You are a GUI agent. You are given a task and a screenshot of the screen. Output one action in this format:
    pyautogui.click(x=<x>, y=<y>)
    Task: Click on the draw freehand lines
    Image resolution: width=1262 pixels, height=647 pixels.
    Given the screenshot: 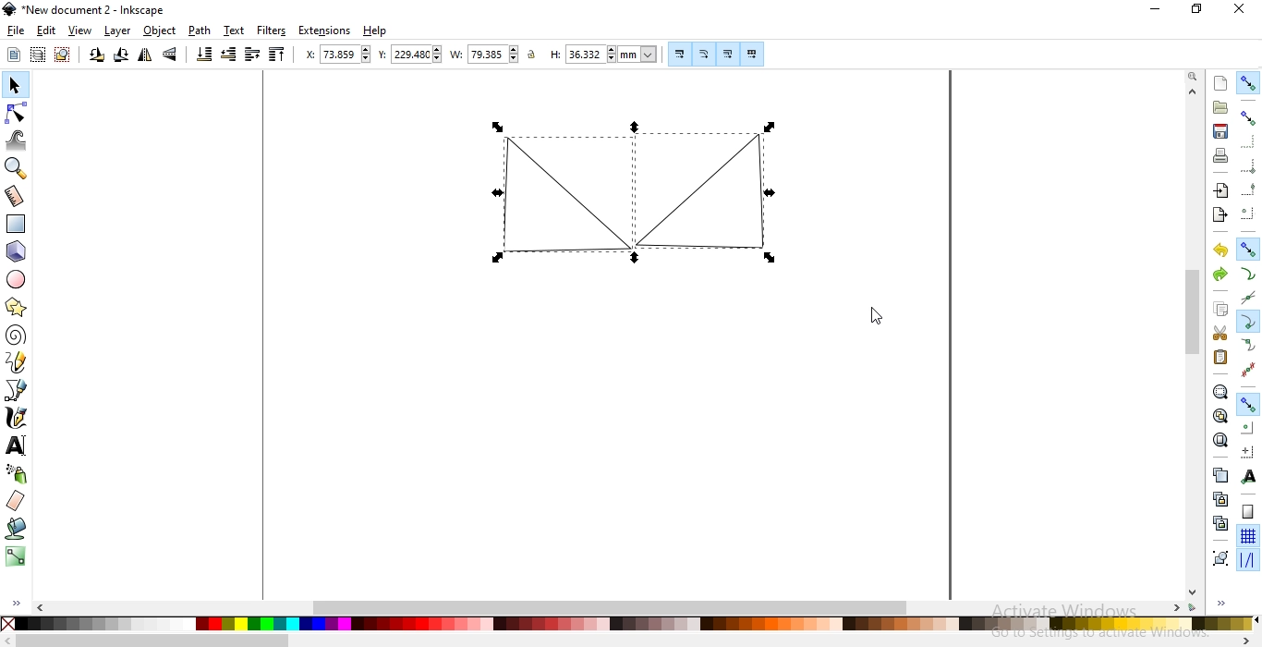 What is the action you would take?
    pyautogui.click(x=18, y=363)
    